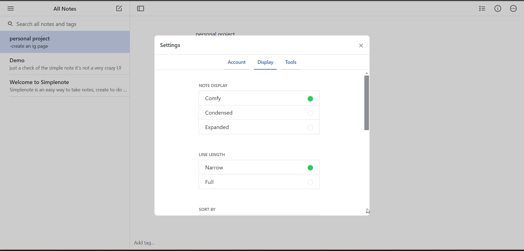 The height and width of the screenshot is (251, 524). What do you see at coordinates (67, 10) in the screenshot?
I see `all notes` at bounding box center [67, 10].